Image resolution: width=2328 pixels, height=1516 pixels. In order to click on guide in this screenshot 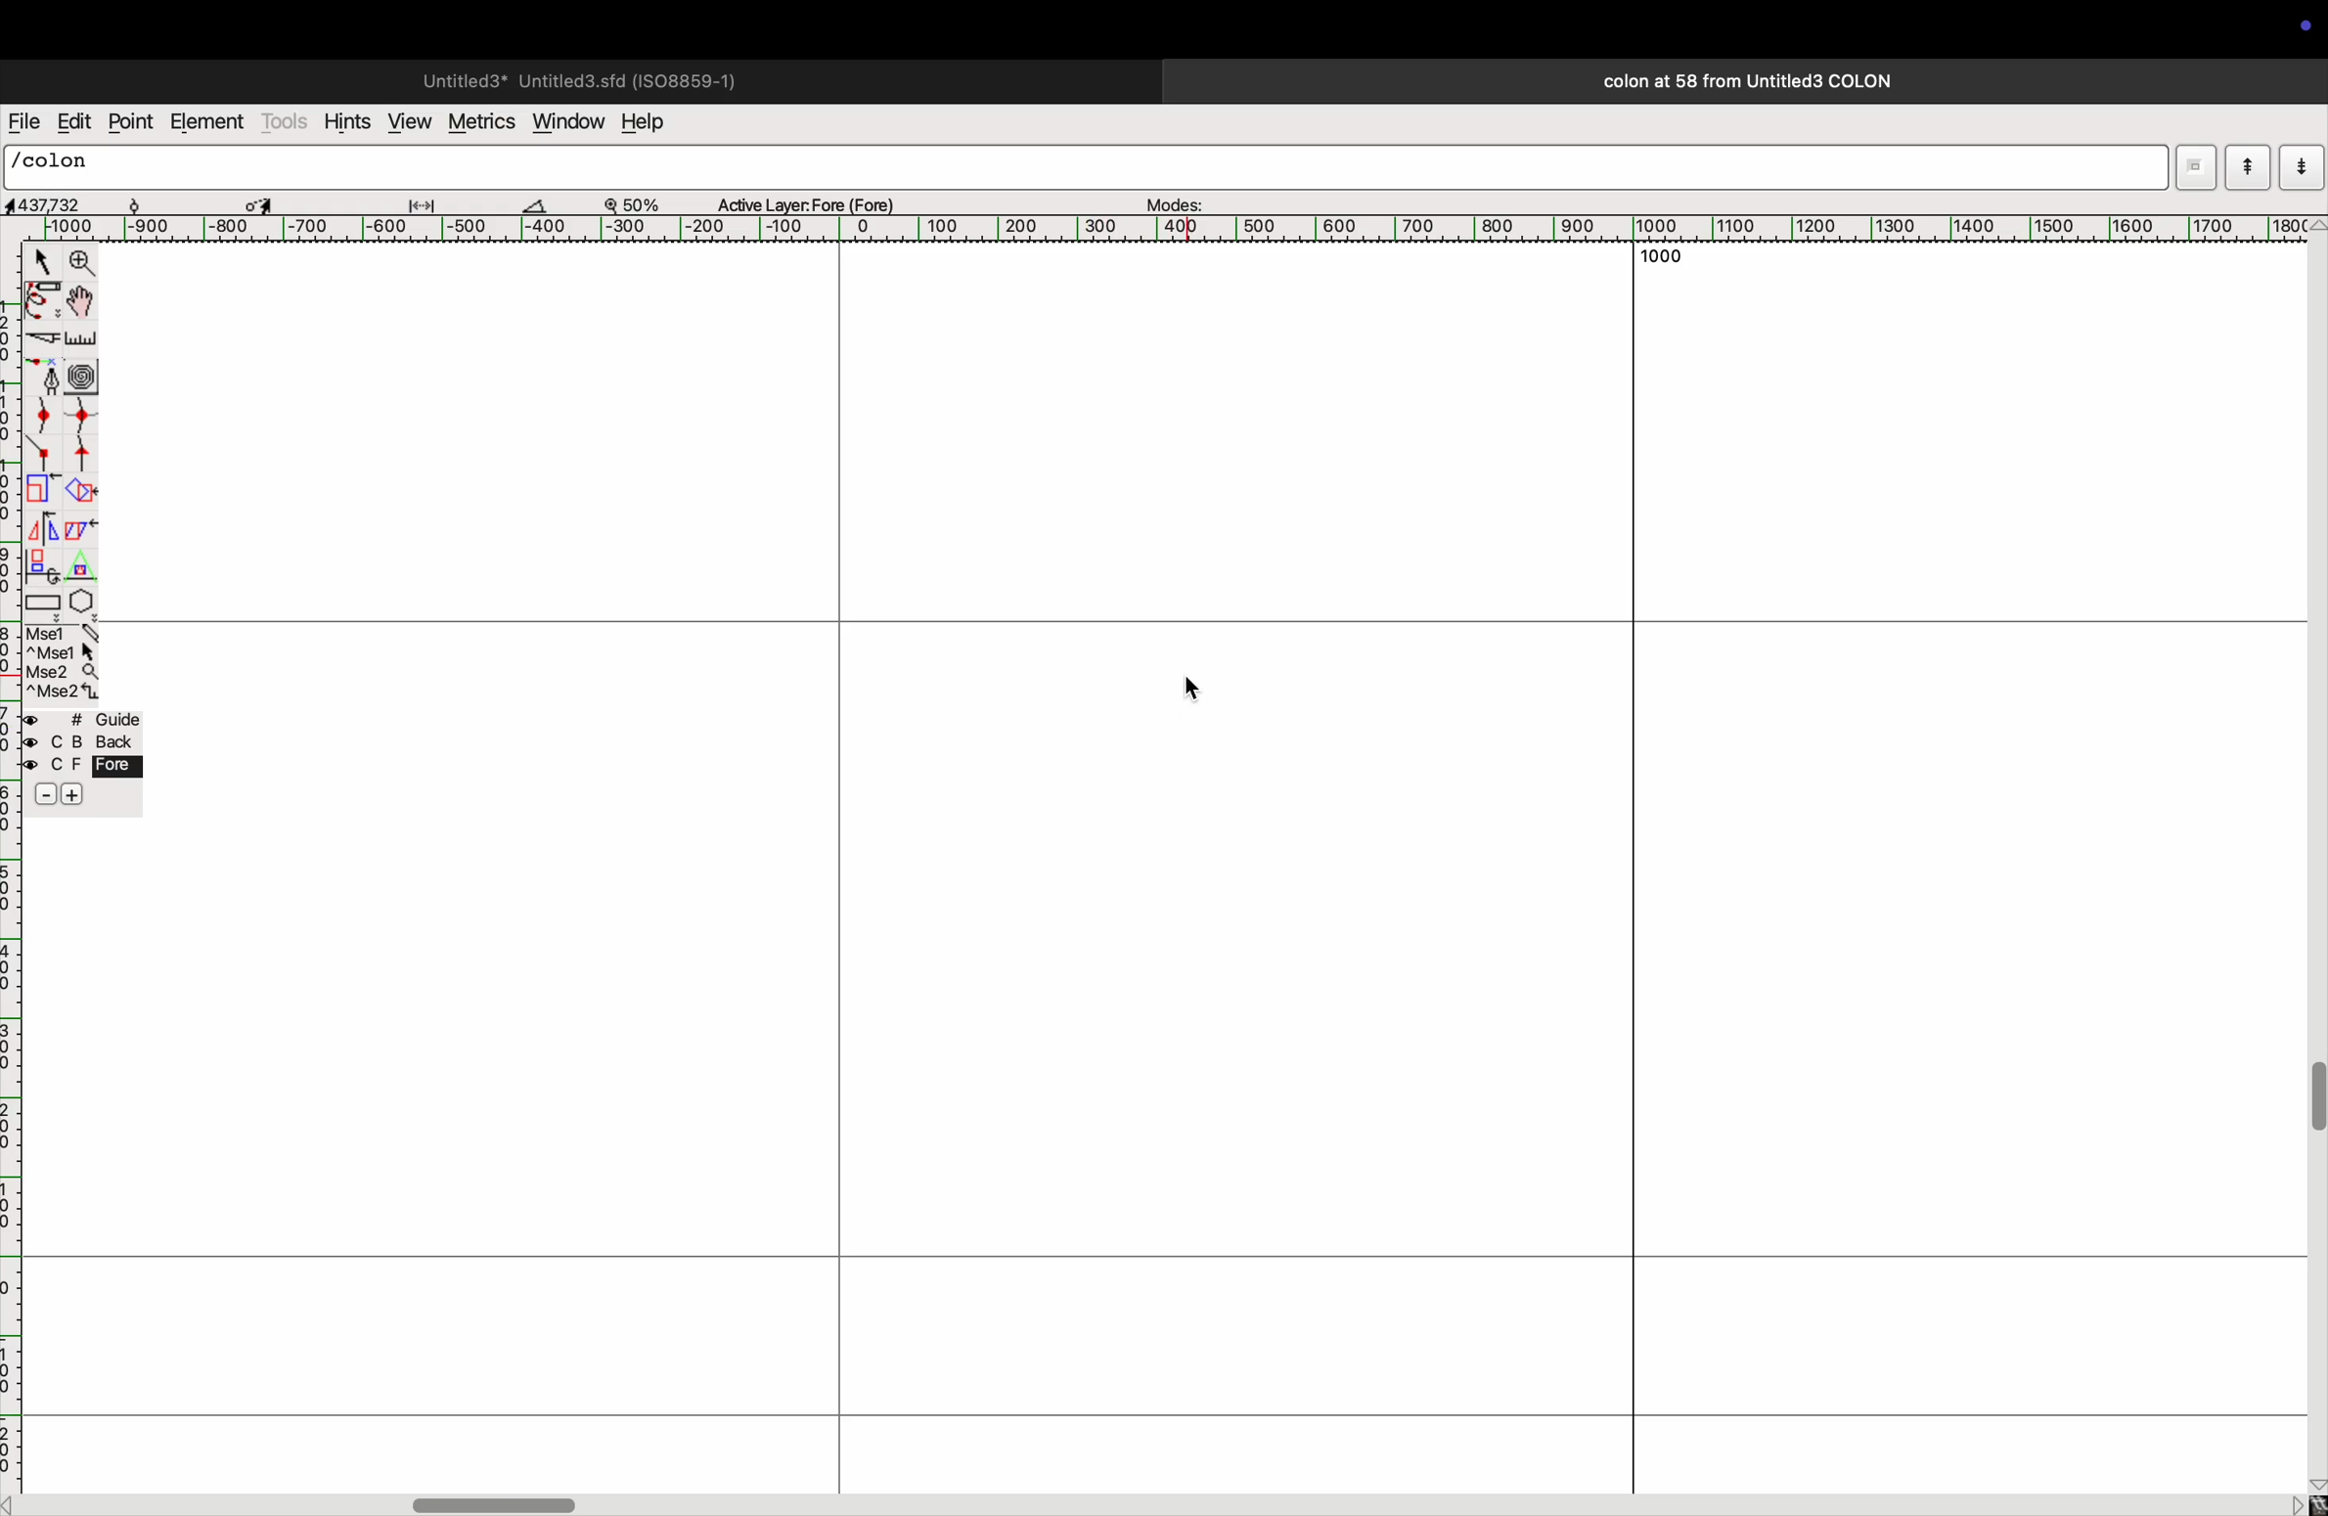, I will do `click(88, 762)`.